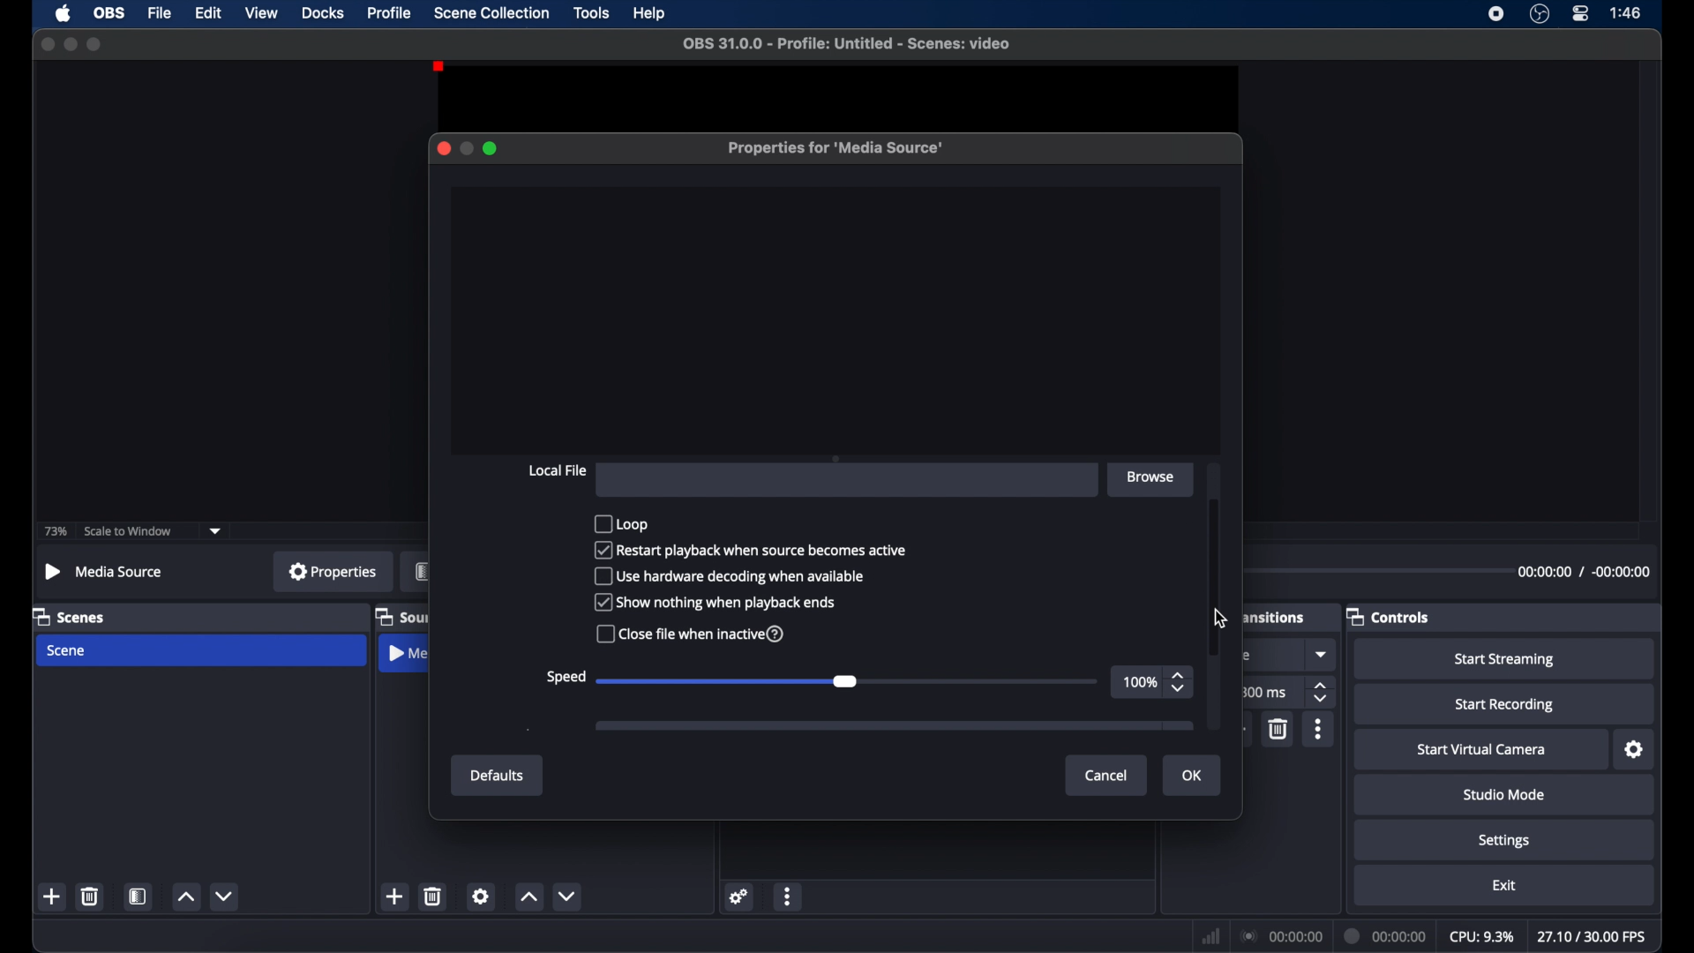  What do you see at coordinates (788, 898) in the screenshot?
I see `more options` at bounding box center [788, 898].